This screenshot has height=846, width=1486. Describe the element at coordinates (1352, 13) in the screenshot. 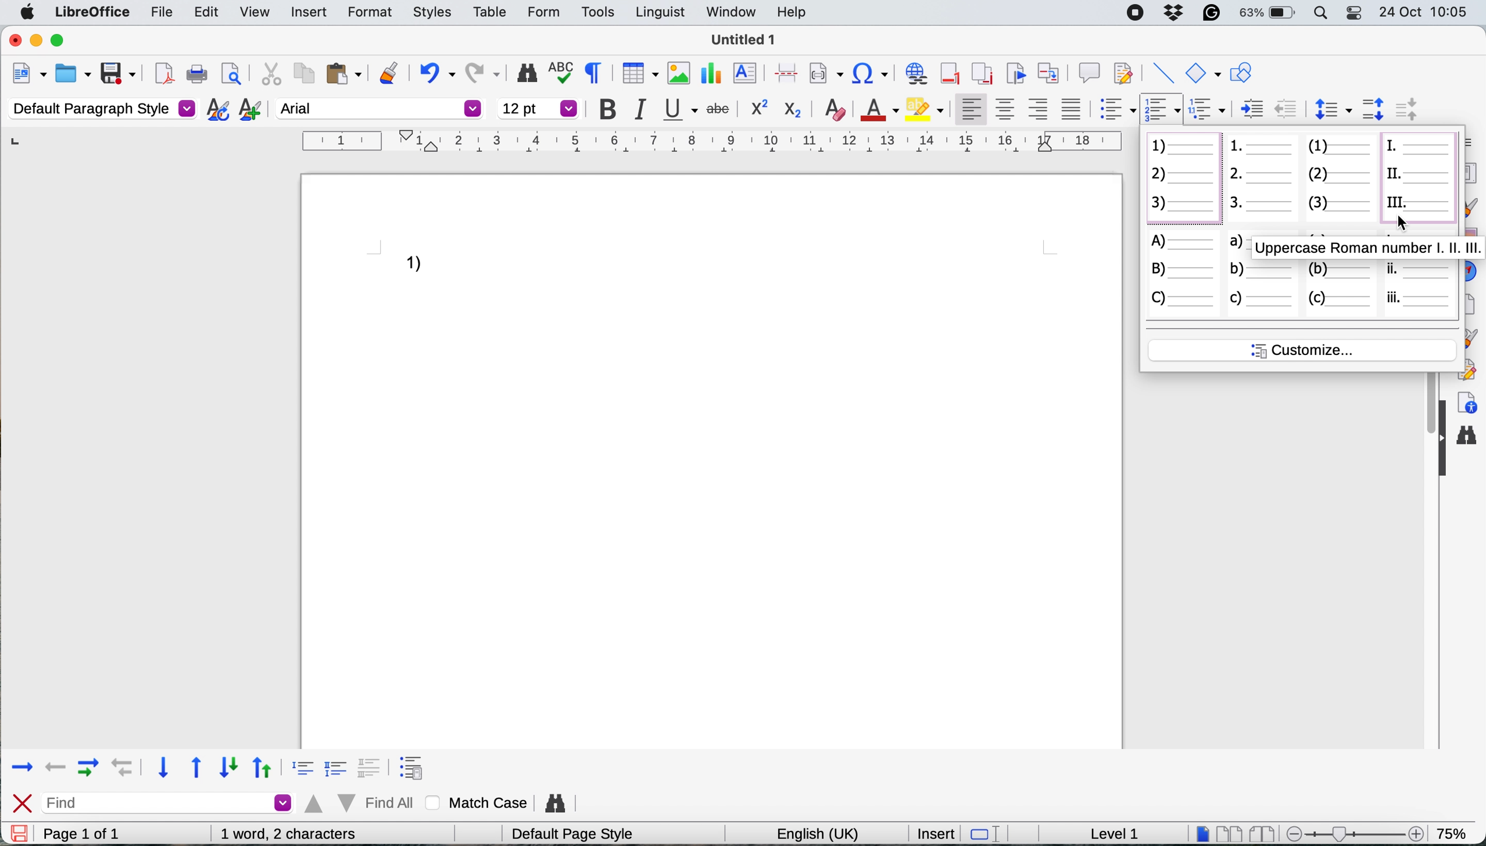

I see `control center` at that location.